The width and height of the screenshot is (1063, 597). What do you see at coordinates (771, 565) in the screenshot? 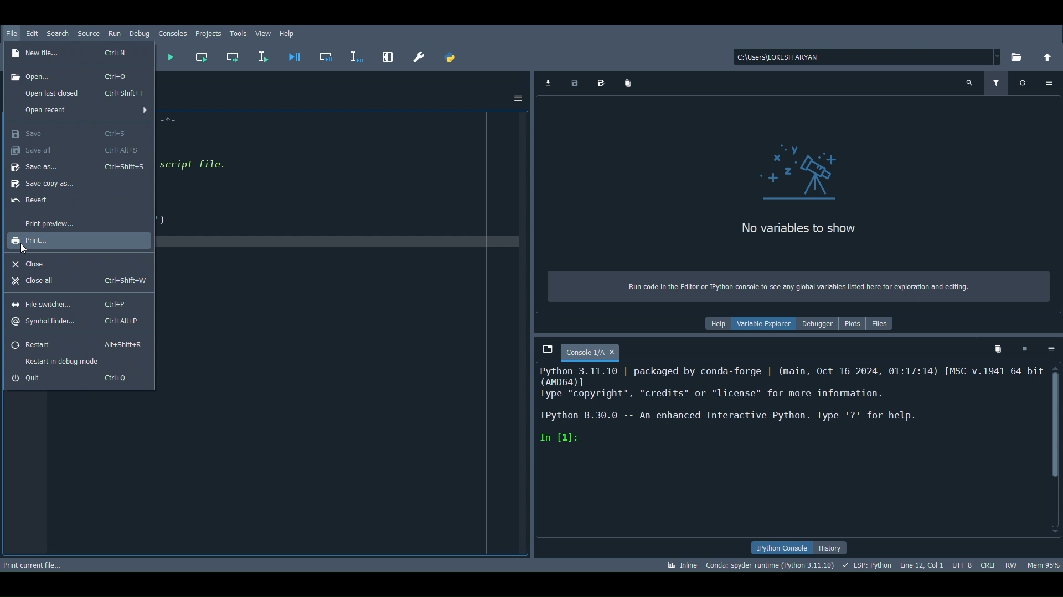
I see `Version` at bounding box center [771, 565].